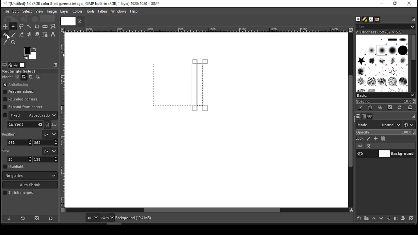  Describe the element at coordinates (384, 27) in the screenshot. I see `filters` at that location.